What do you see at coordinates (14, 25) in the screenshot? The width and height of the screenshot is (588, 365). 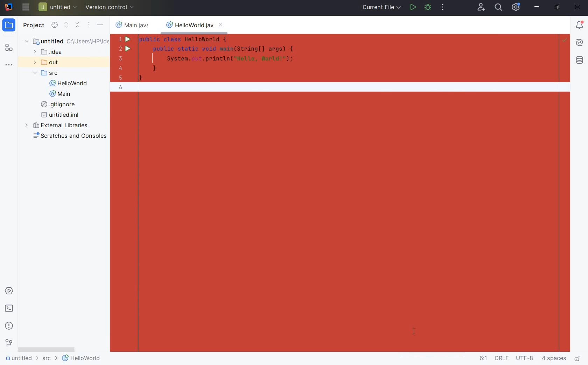 I see `project` at bounding box center [14, 25].